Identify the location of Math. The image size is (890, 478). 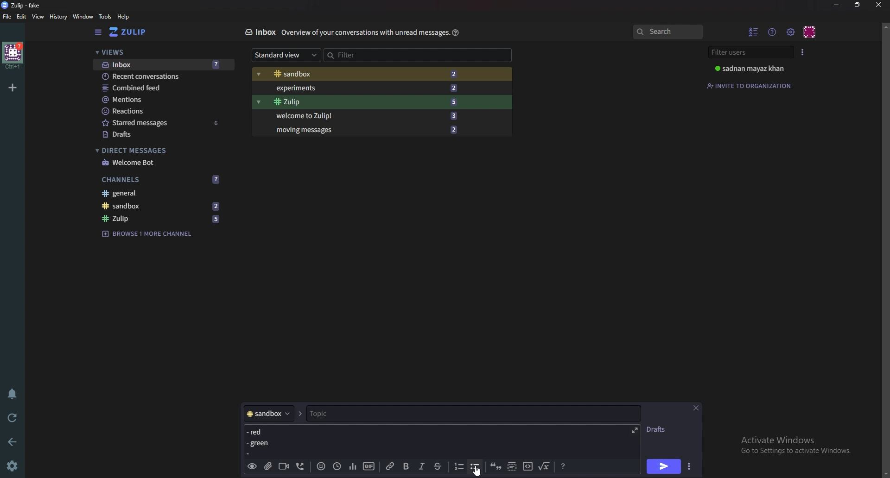
(545, 465).